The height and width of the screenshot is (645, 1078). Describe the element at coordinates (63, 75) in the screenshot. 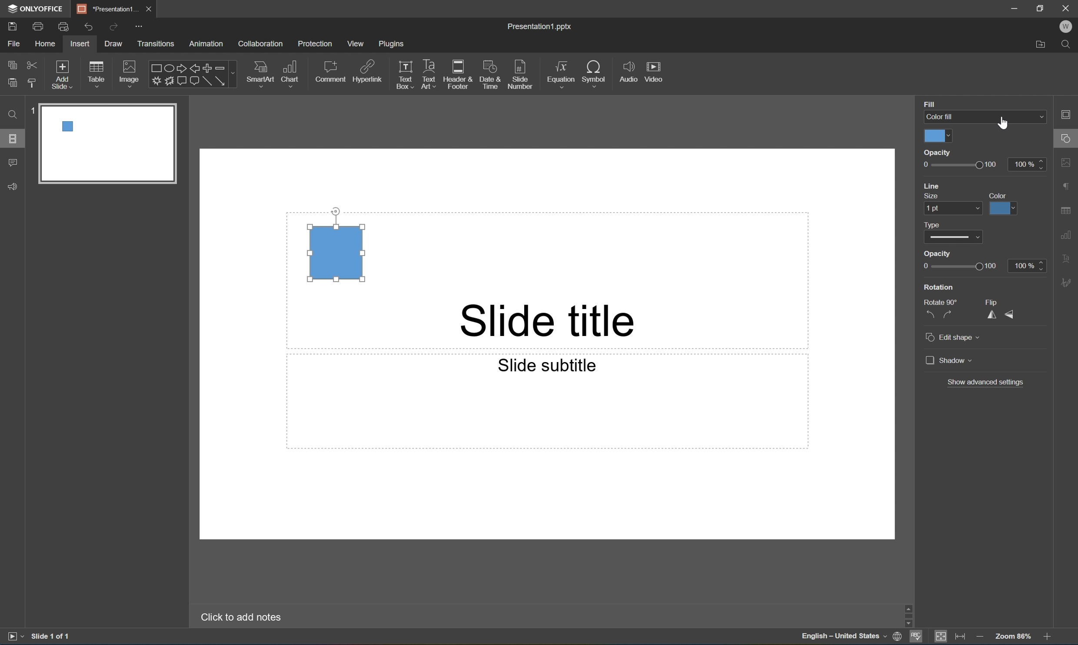

I see `Add Slide` at that location.